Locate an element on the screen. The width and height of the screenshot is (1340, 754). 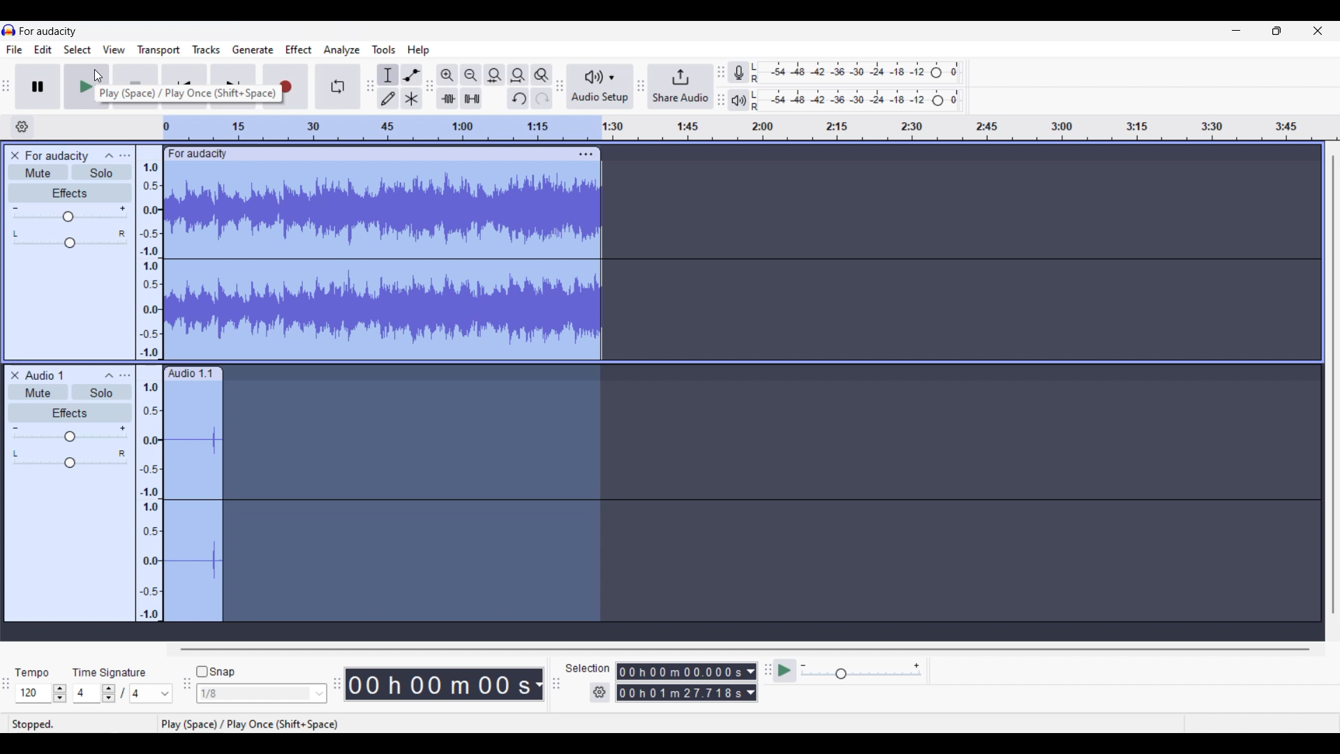
Collapse is located at coordinates (109, 155).